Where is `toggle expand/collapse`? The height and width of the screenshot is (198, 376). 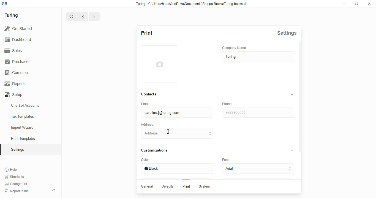
toggle expand/collapse is located at coordinates (292, 94).